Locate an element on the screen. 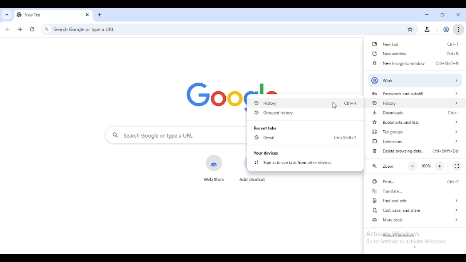  click to go forward is located at coordinates (20, 29).